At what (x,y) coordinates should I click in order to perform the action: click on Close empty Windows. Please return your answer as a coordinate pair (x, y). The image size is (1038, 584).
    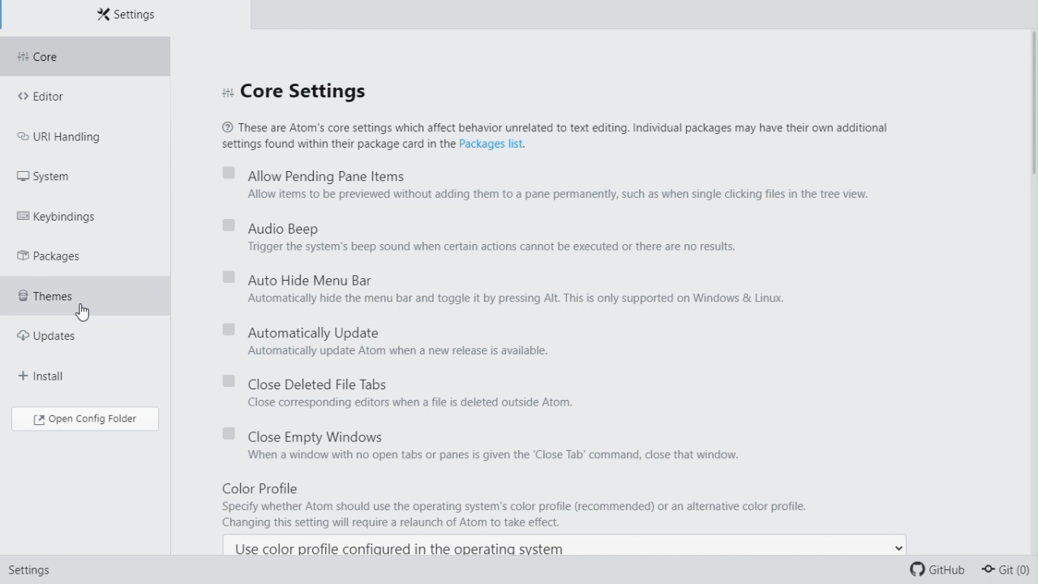
    Looking at the image, I should click on (483, 435).